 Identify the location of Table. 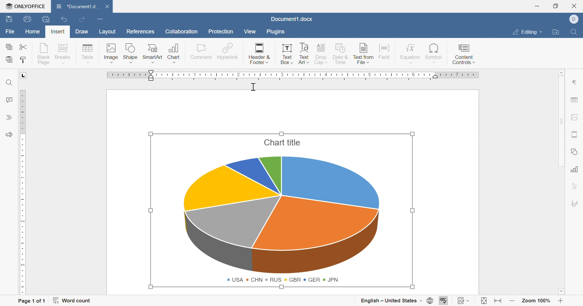
(87, 53).